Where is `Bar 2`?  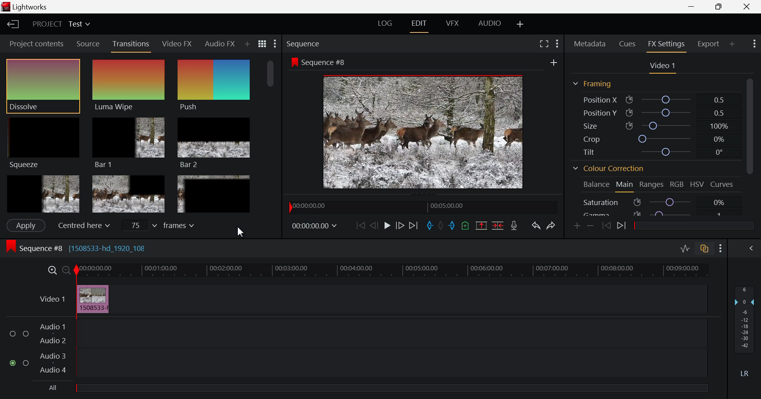 Bar 2 is located at coordinates (215, 142).